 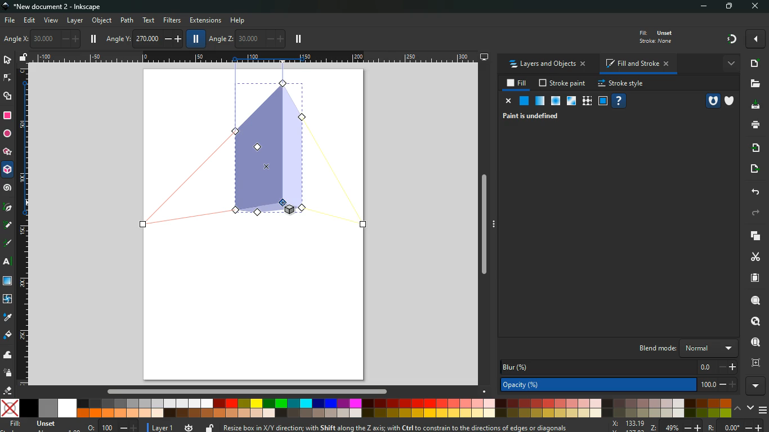 What do you see at coordinates (752, 235) in the screenshot?
I see `layers` at bounding box center [752, 235].